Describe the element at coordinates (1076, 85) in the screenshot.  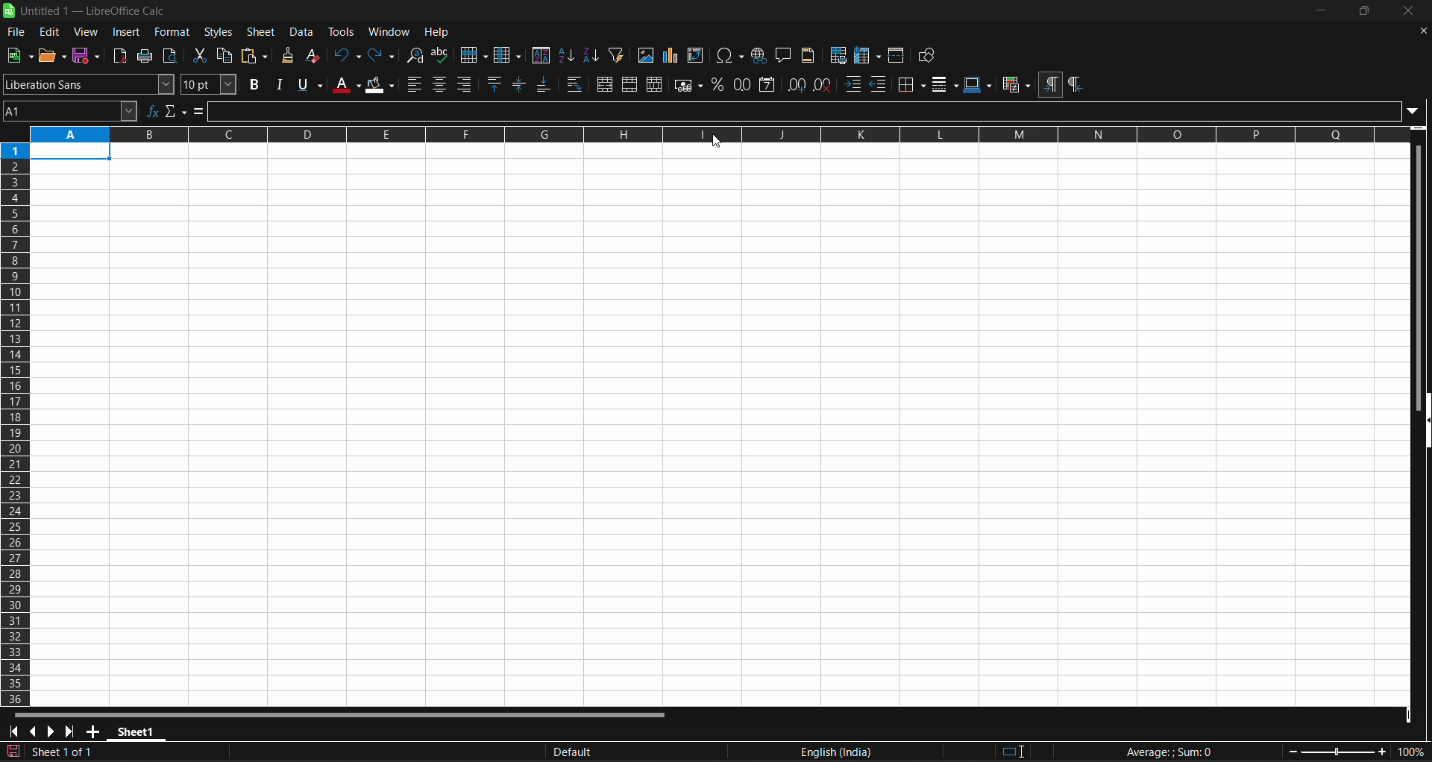
I see `right to left` at that location.